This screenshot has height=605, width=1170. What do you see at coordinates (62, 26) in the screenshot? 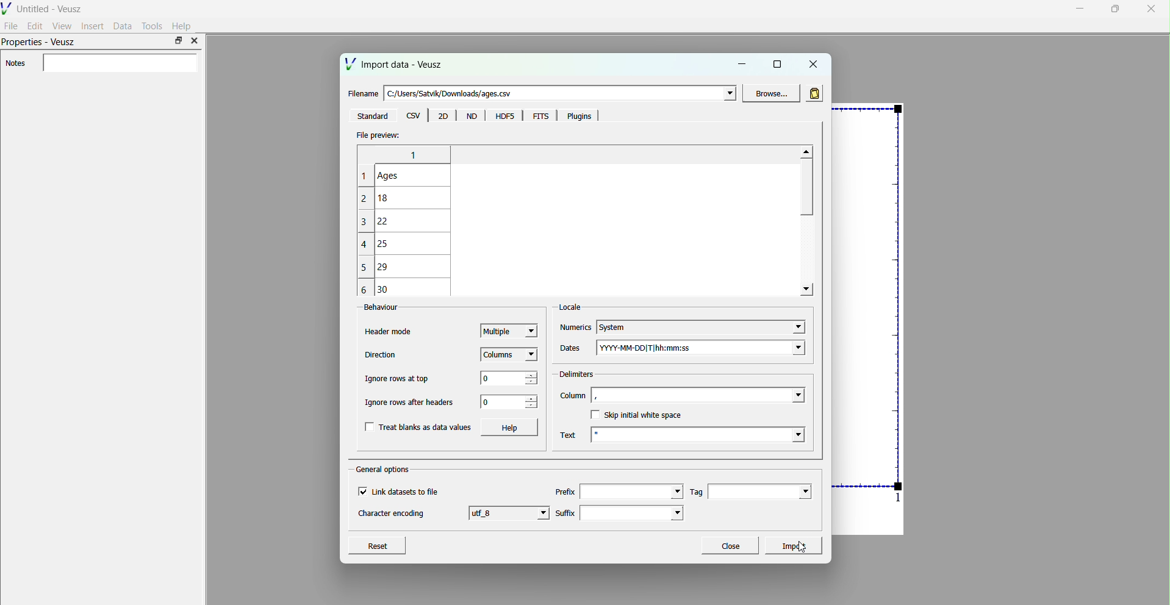
I see `View` at bounding box center [62, 26].